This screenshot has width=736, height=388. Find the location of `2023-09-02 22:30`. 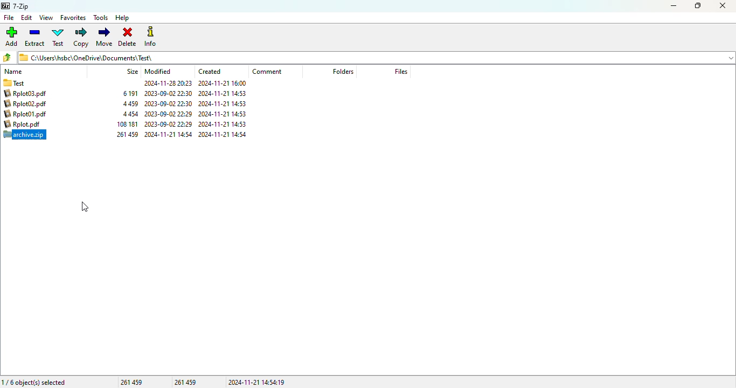

2023-09-02 22:30 is located at coordinates (169, 114).